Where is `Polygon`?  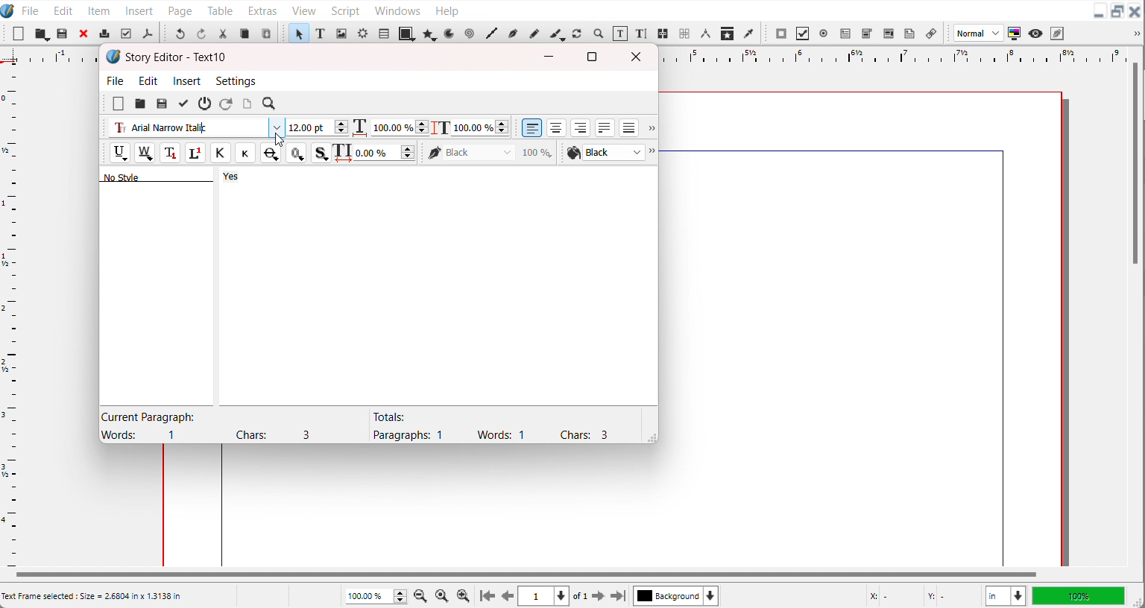 Polygon is located at coordinates (430, 34).